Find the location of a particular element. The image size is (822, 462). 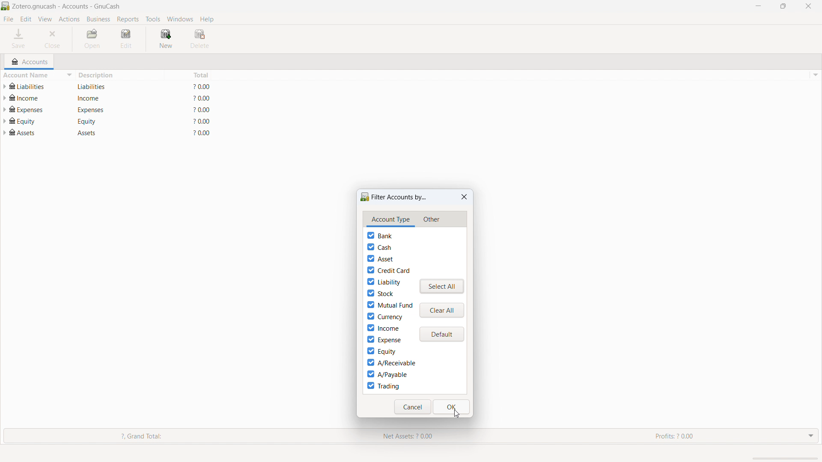

reports is located at coordinates (128, 19).